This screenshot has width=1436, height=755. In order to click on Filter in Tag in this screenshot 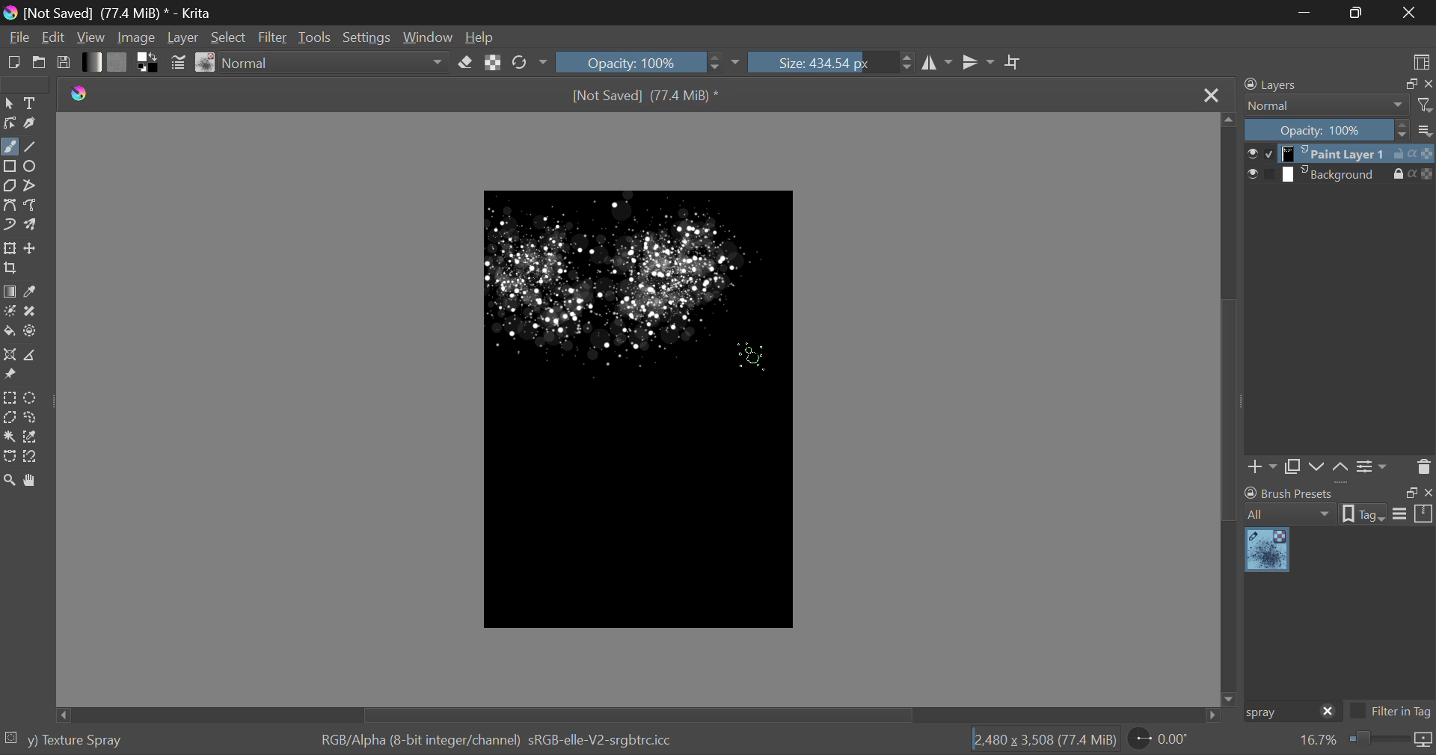, I will do `click(1391, 713)`.